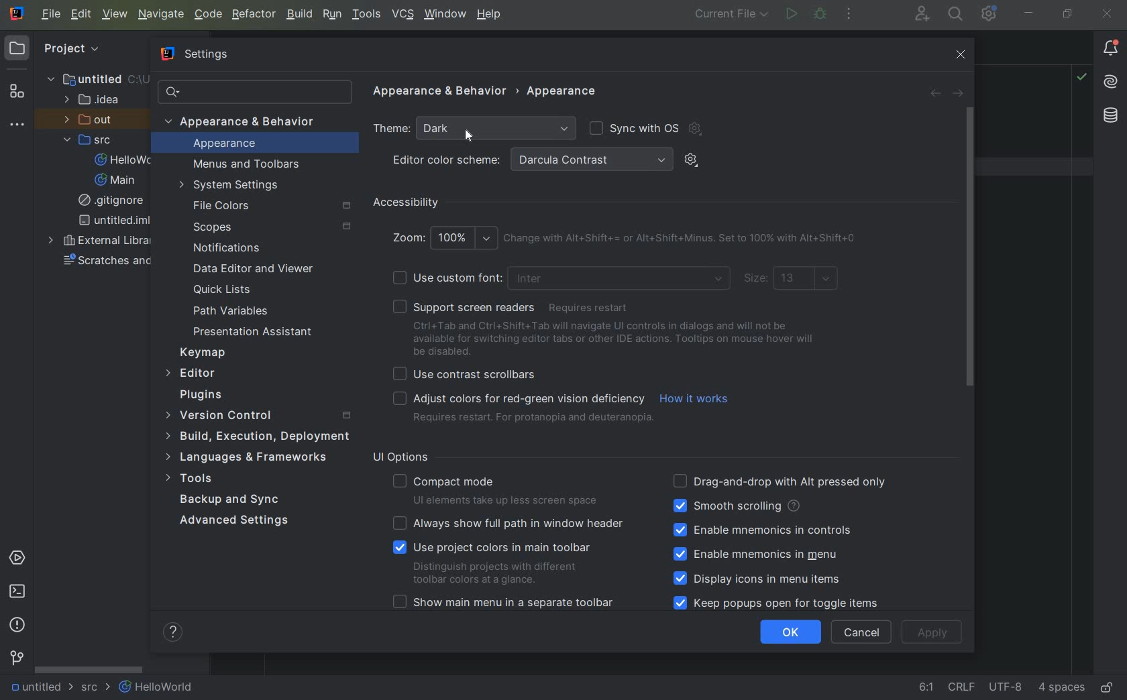  I want to click on compact mode, so click(498, 488).